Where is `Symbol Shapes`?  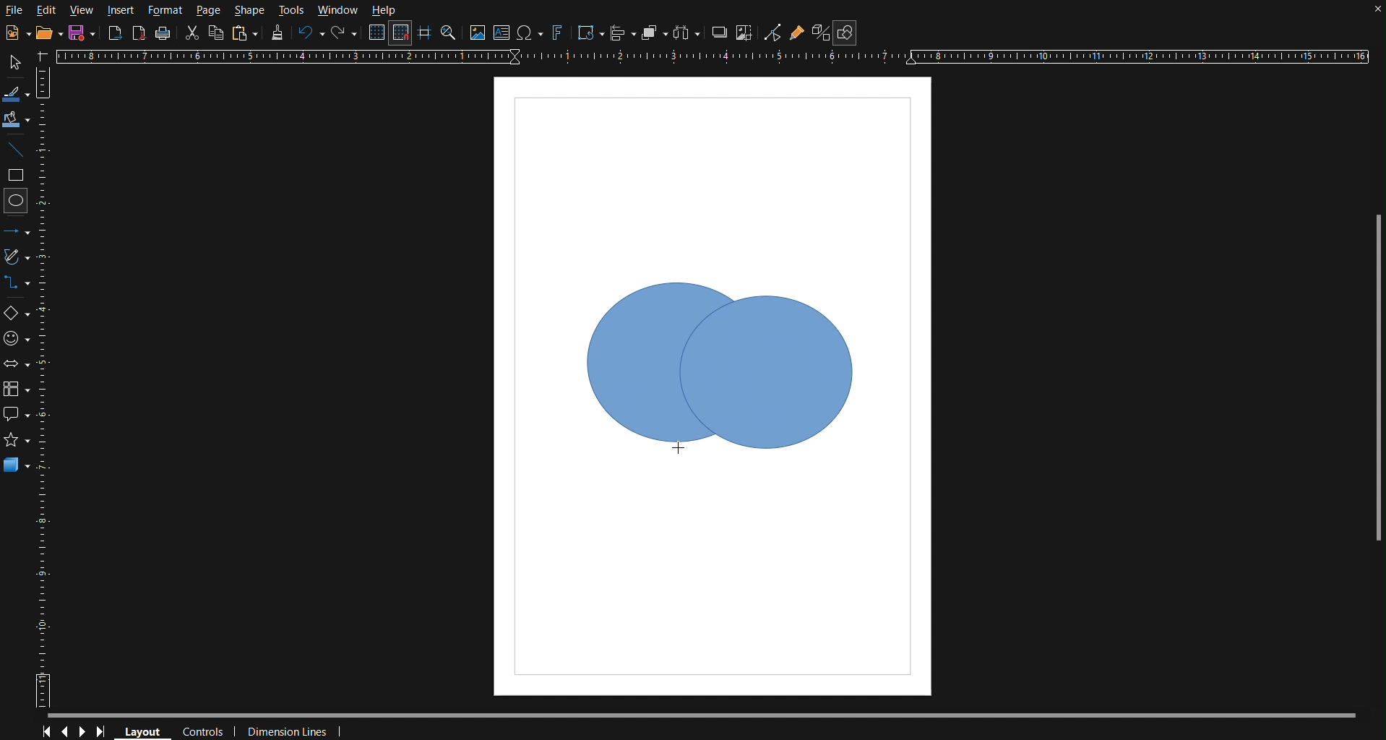
Symbol Shapes is located at coordinates (17, 342).